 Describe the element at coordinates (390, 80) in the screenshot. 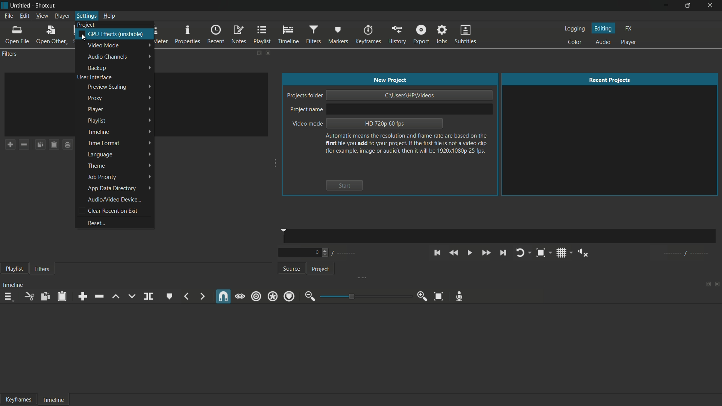

I see `new project` at that location.